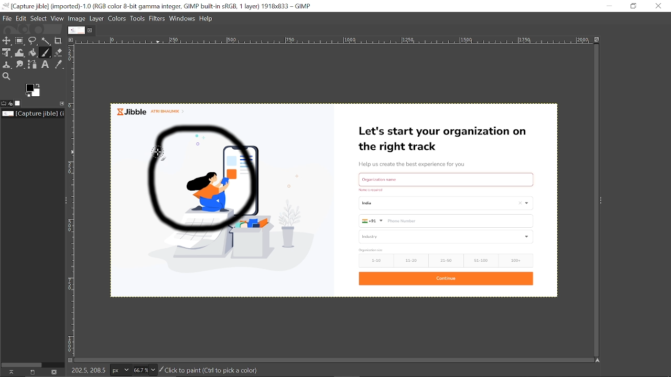 The height and width of the screenshot is (377, 671). I want to click on File, so click(8, 18).